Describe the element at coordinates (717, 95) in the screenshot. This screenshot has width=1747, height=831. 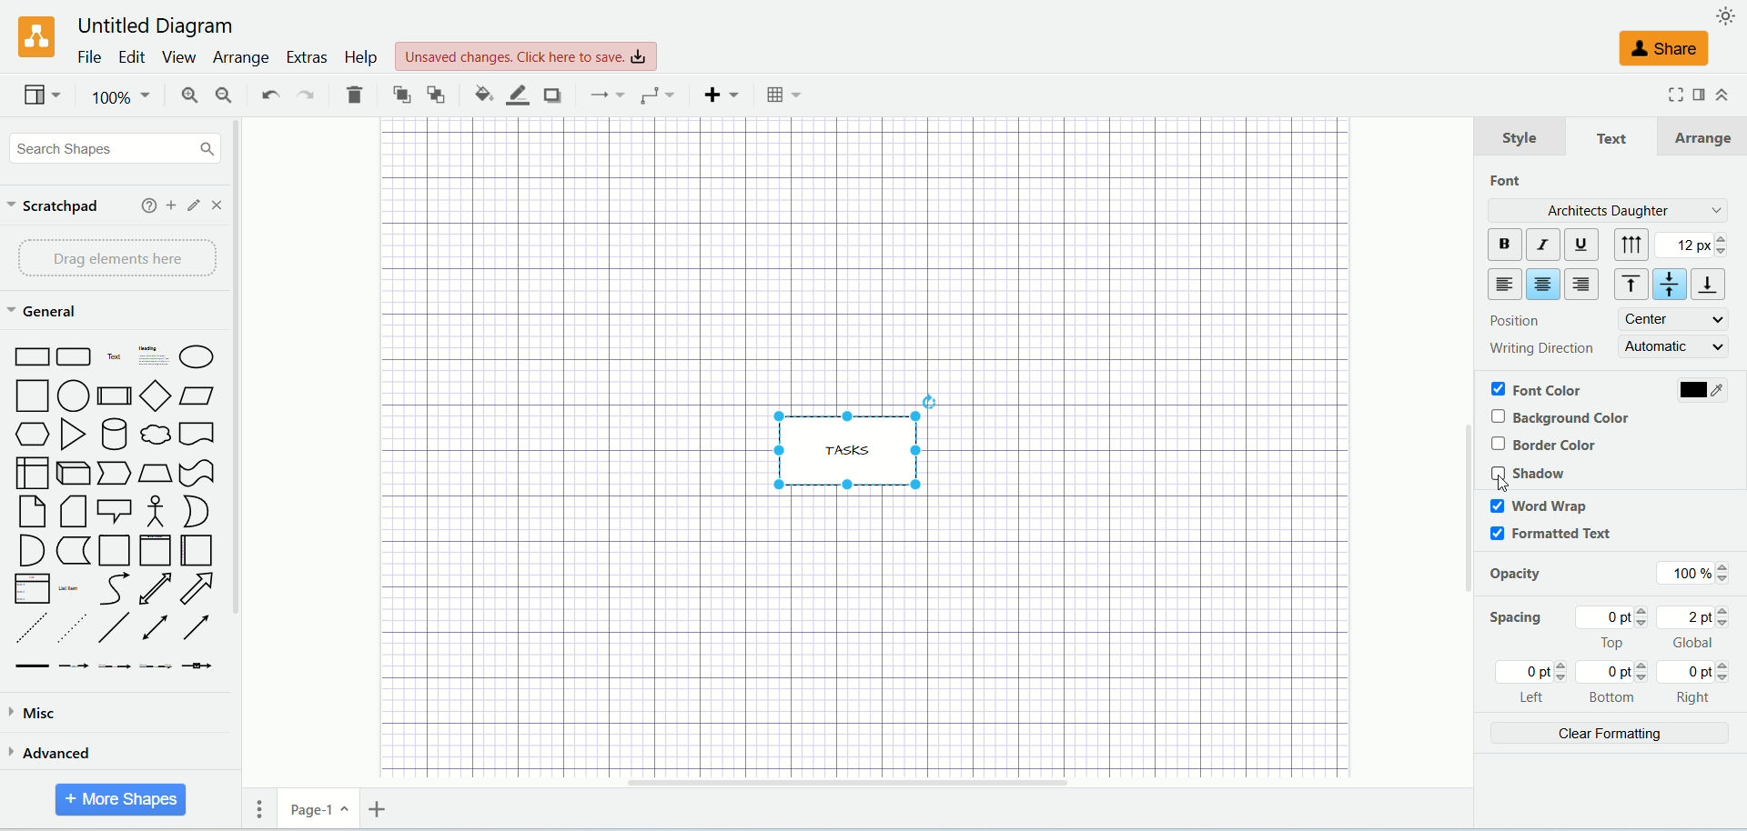
I see `insert` at that location.